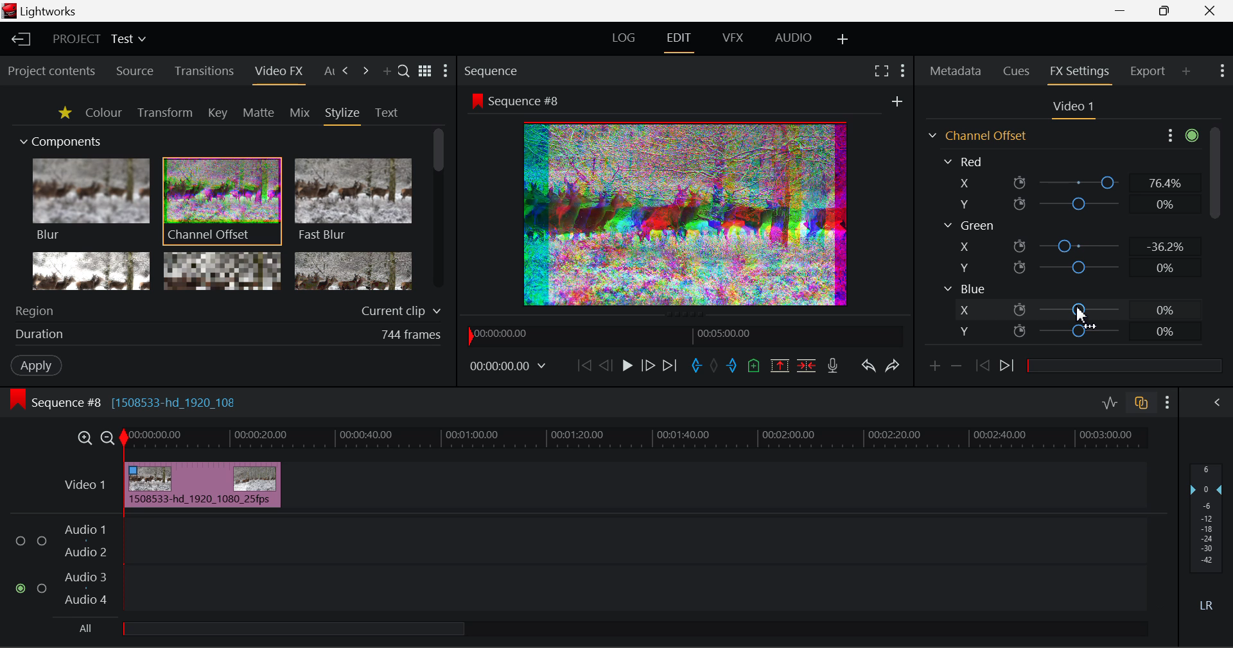 The width and height of the screenshot is (1233, 648). Describe the element at coordinates (870, 368) in the screenshot. I see `Undo` at that location.